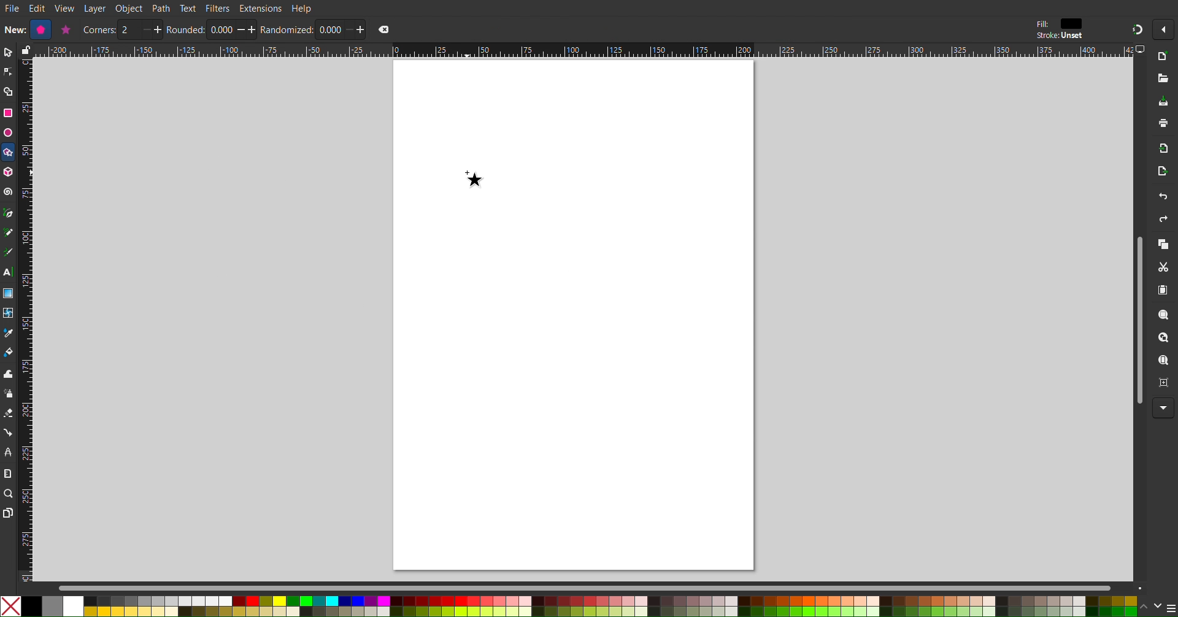 The width and height of the screenshot is (1178, 617). Describe the element at coordinates (1165, 316) in the screenshot. I see `Zoom Selection` at that location.